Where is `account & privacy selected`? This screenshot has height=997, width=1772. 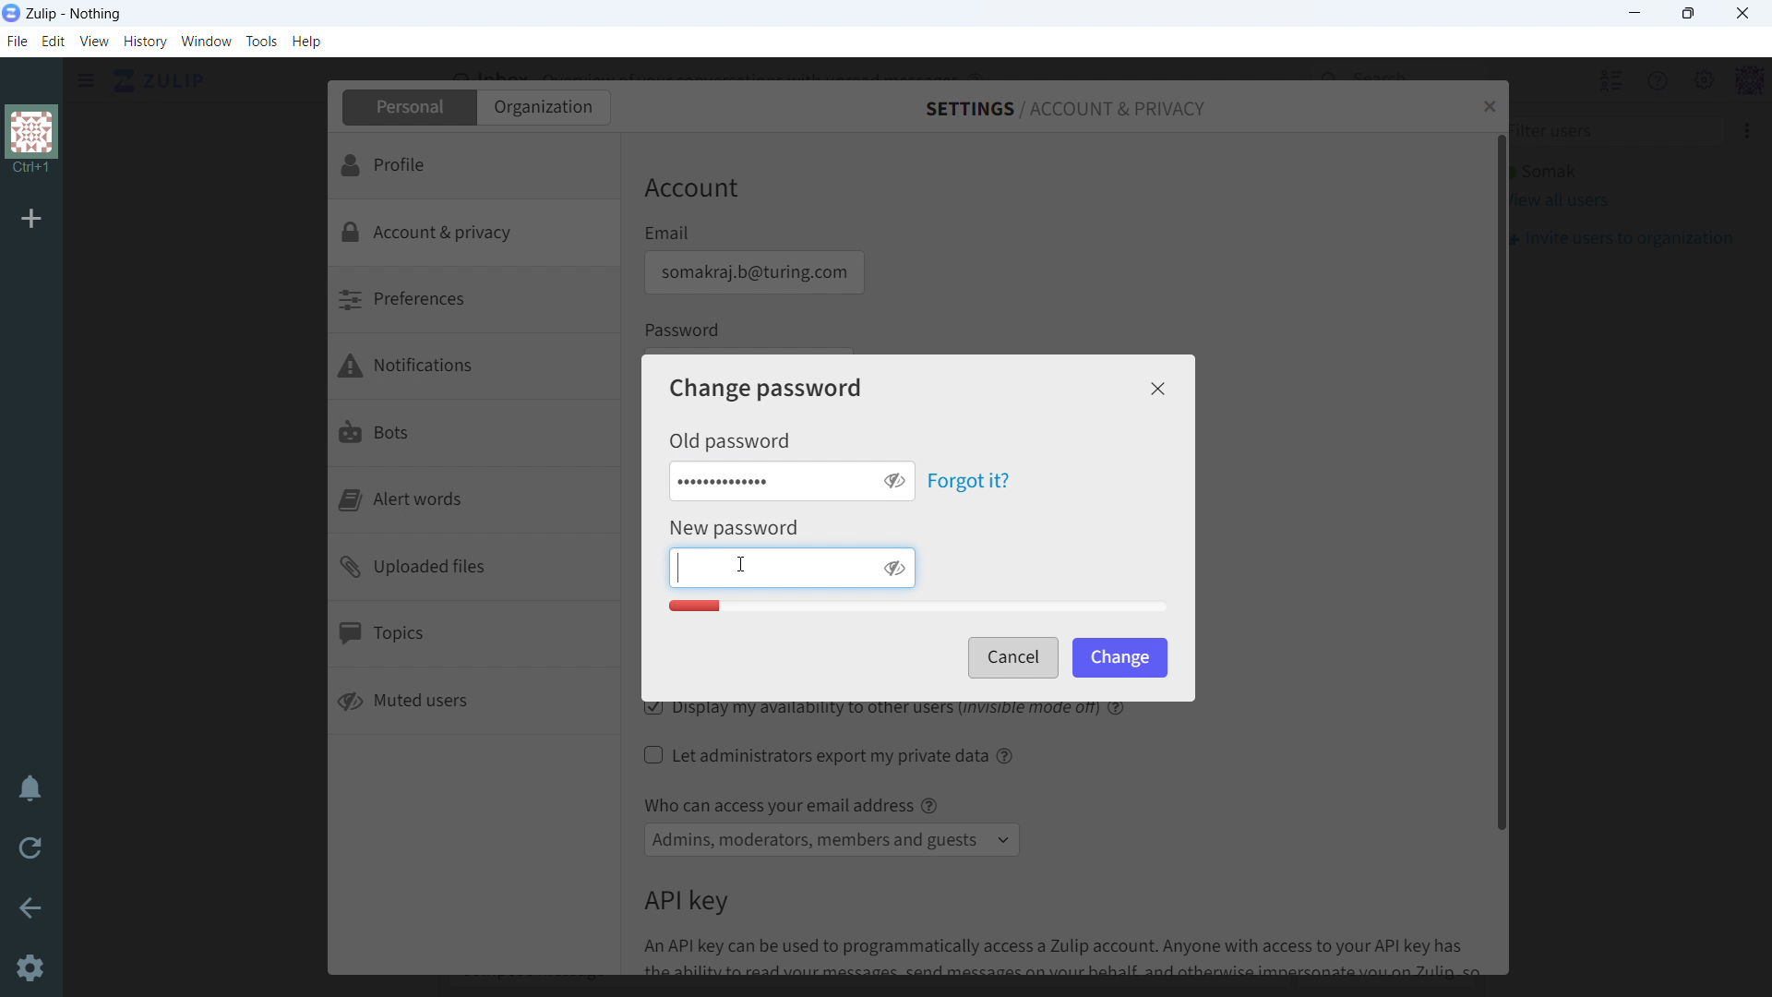
account & privacy selected is located at coordinates (473, 234).